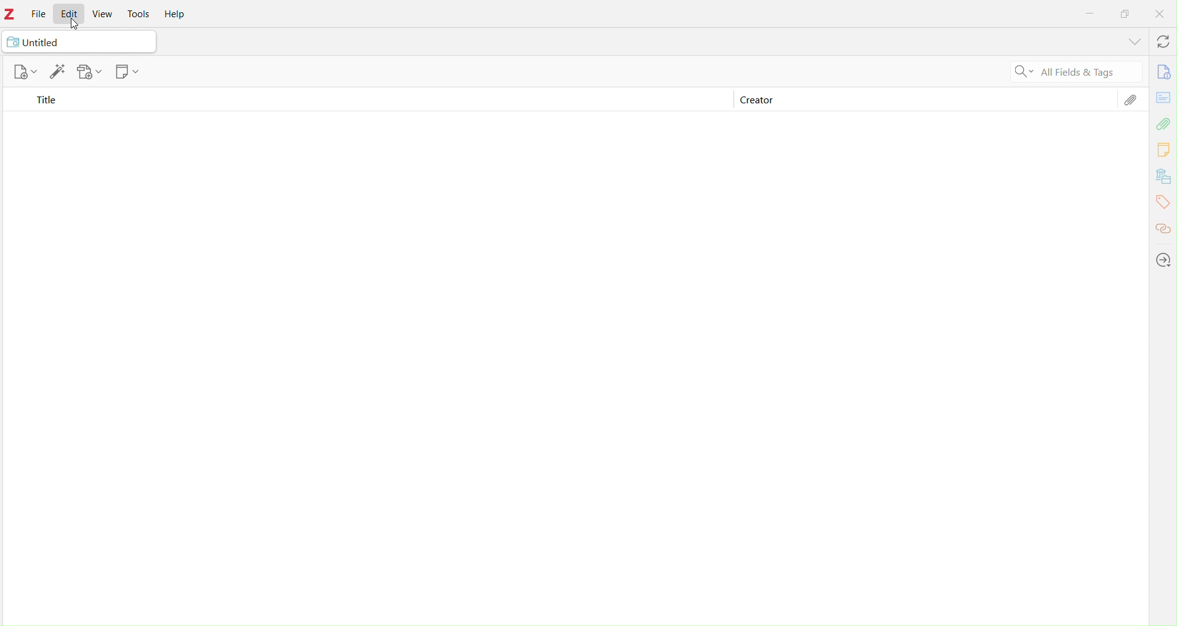  Describe the element at coordinates (90, 73) in the screenshot. I see `Save` at that location.